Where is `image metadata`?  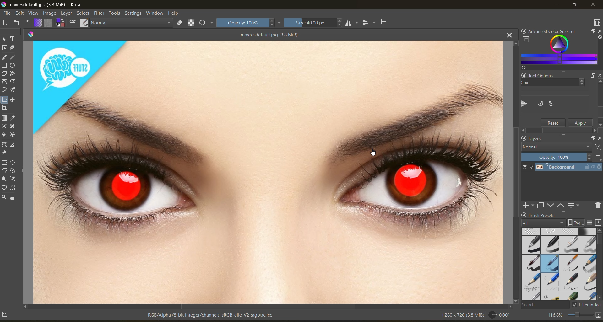
image metadata is located at coordinates (461, 316).